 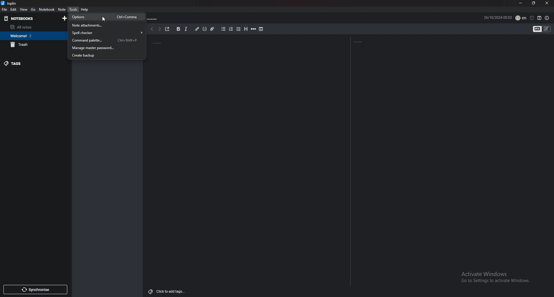 What do you see at coordinates (546, 29) in the screenshot?
I see `toggle editors` at bounding box center [546, 29].